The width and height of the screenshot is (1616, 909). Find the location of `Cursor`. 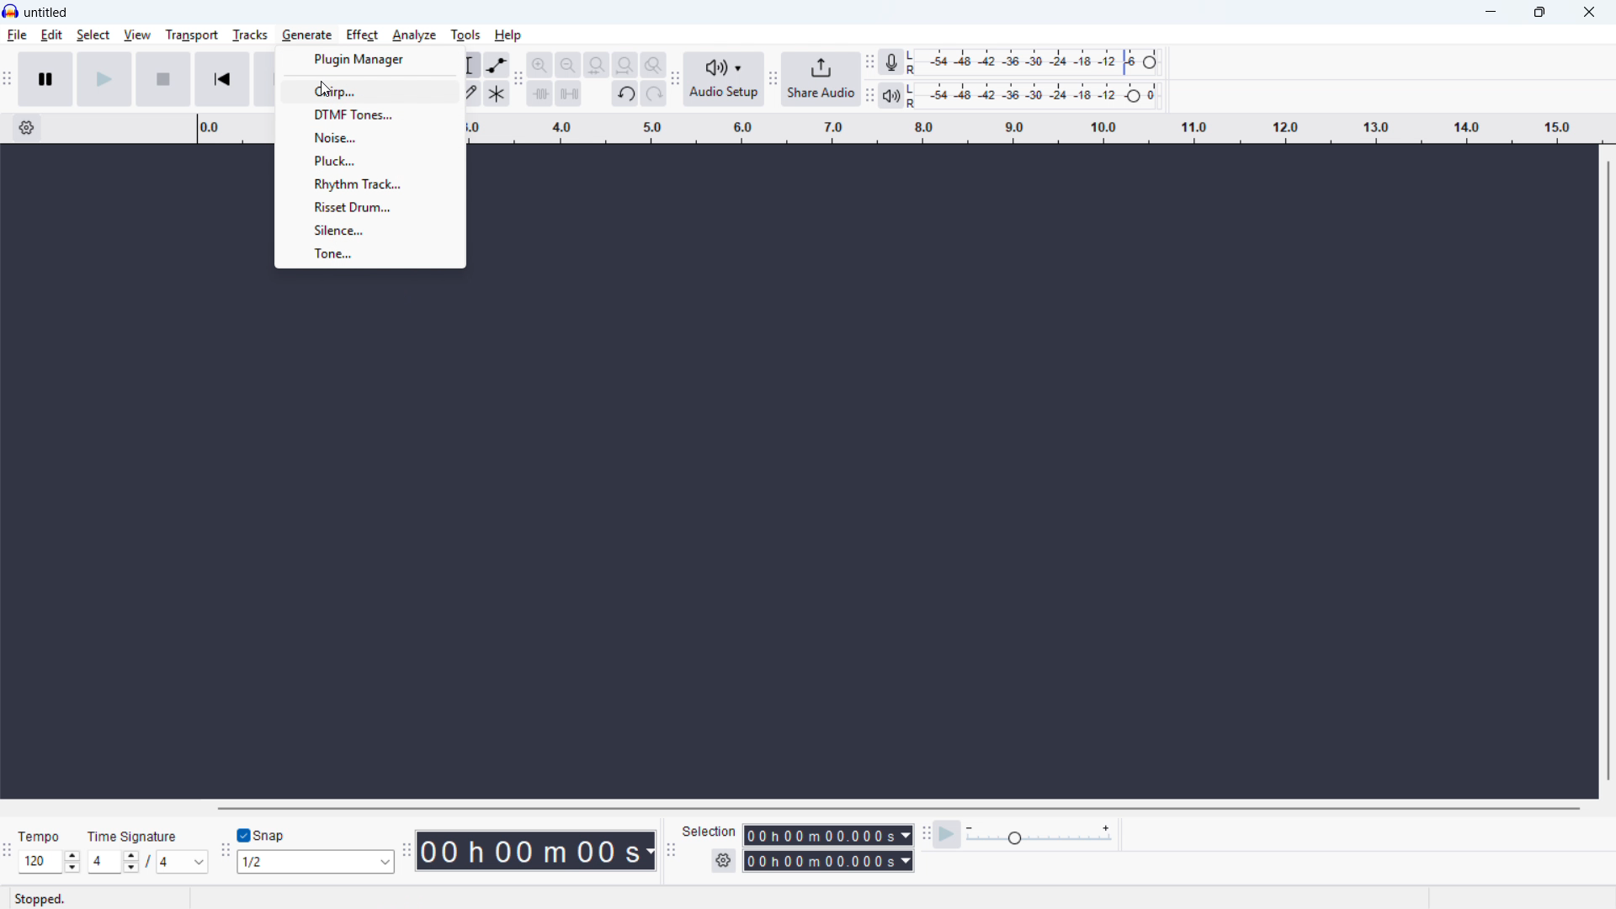

Cursor is located at coordinates (323, 91).